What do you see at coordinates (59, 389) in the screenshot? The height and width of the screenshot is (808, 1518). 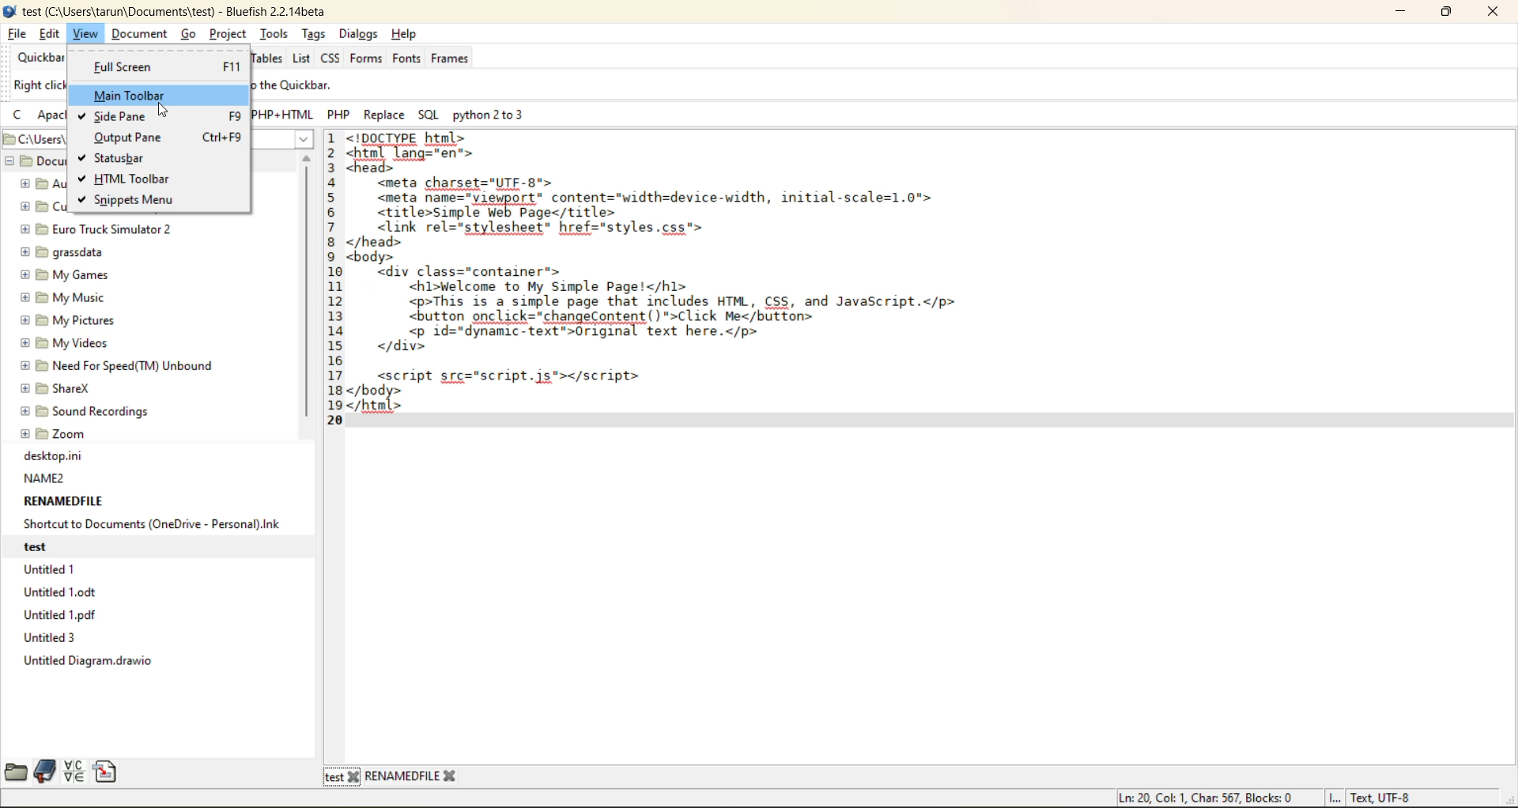 I see `# [9 ShareX` at bounding box center [59, 389].